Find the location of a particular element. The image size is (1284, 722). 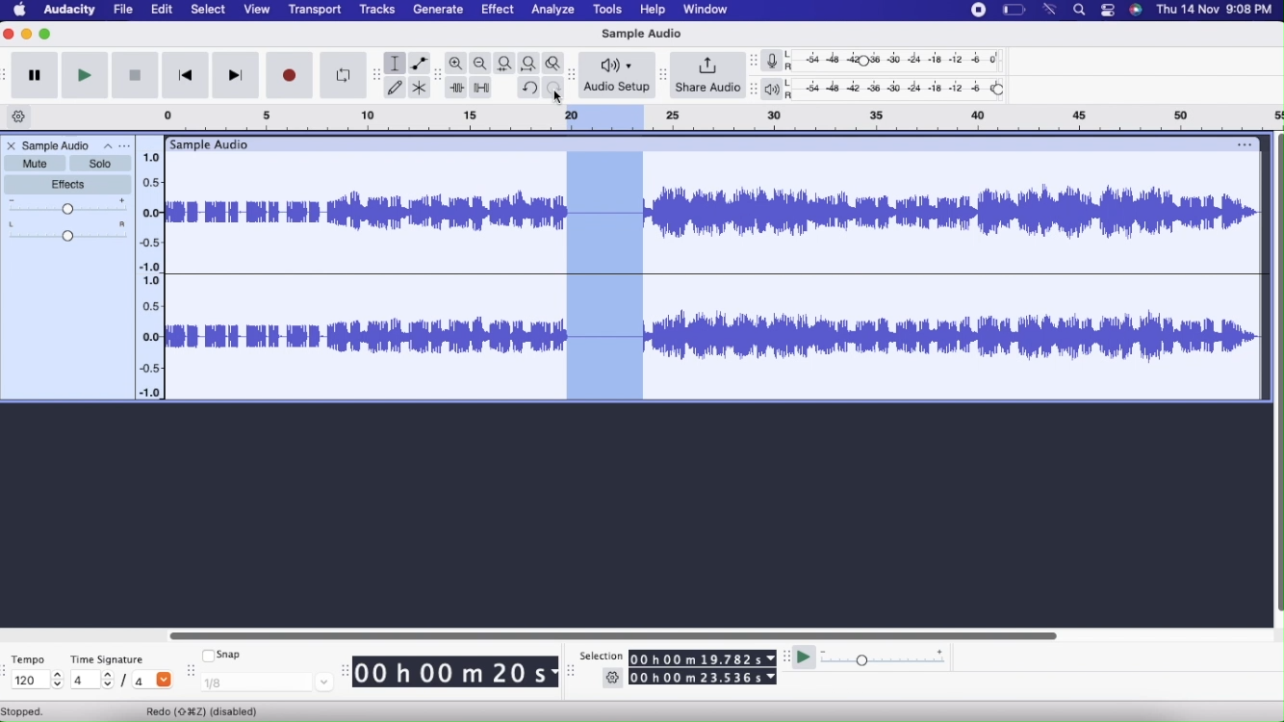

Play at speed is located at coordinates (804, 657).